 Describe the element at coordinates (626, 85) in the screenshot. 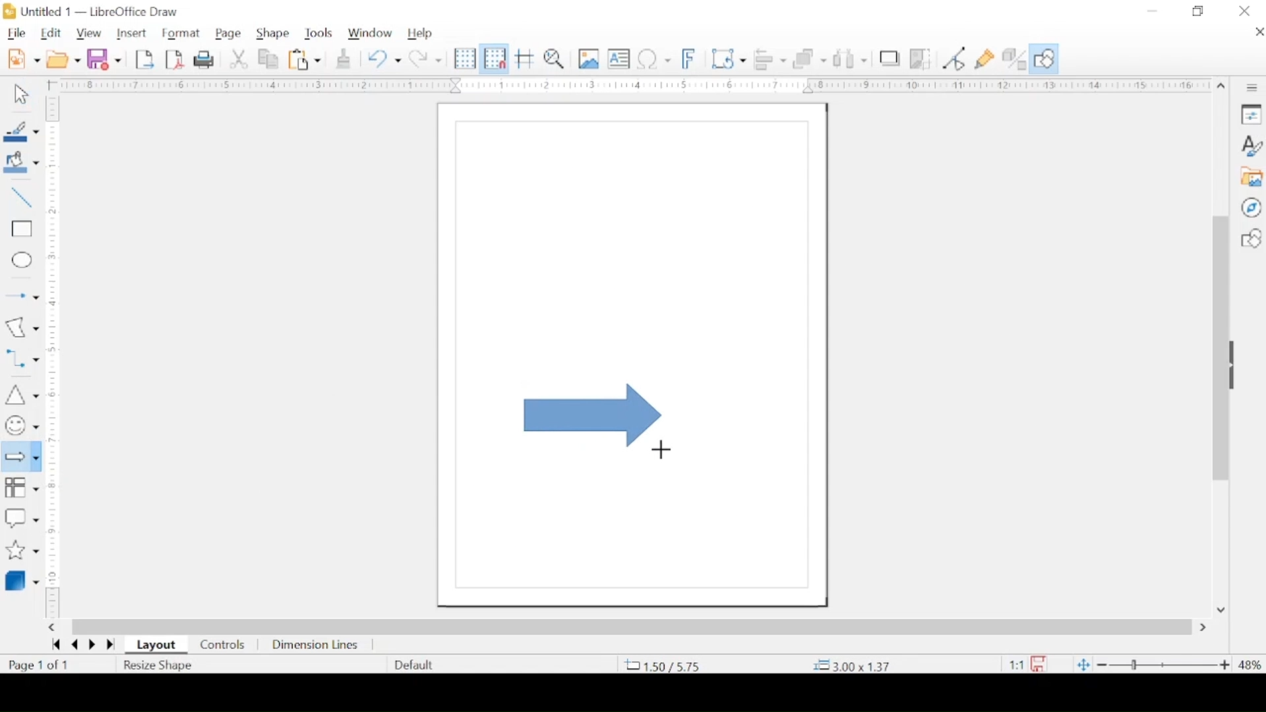

I see `margin` at that location.